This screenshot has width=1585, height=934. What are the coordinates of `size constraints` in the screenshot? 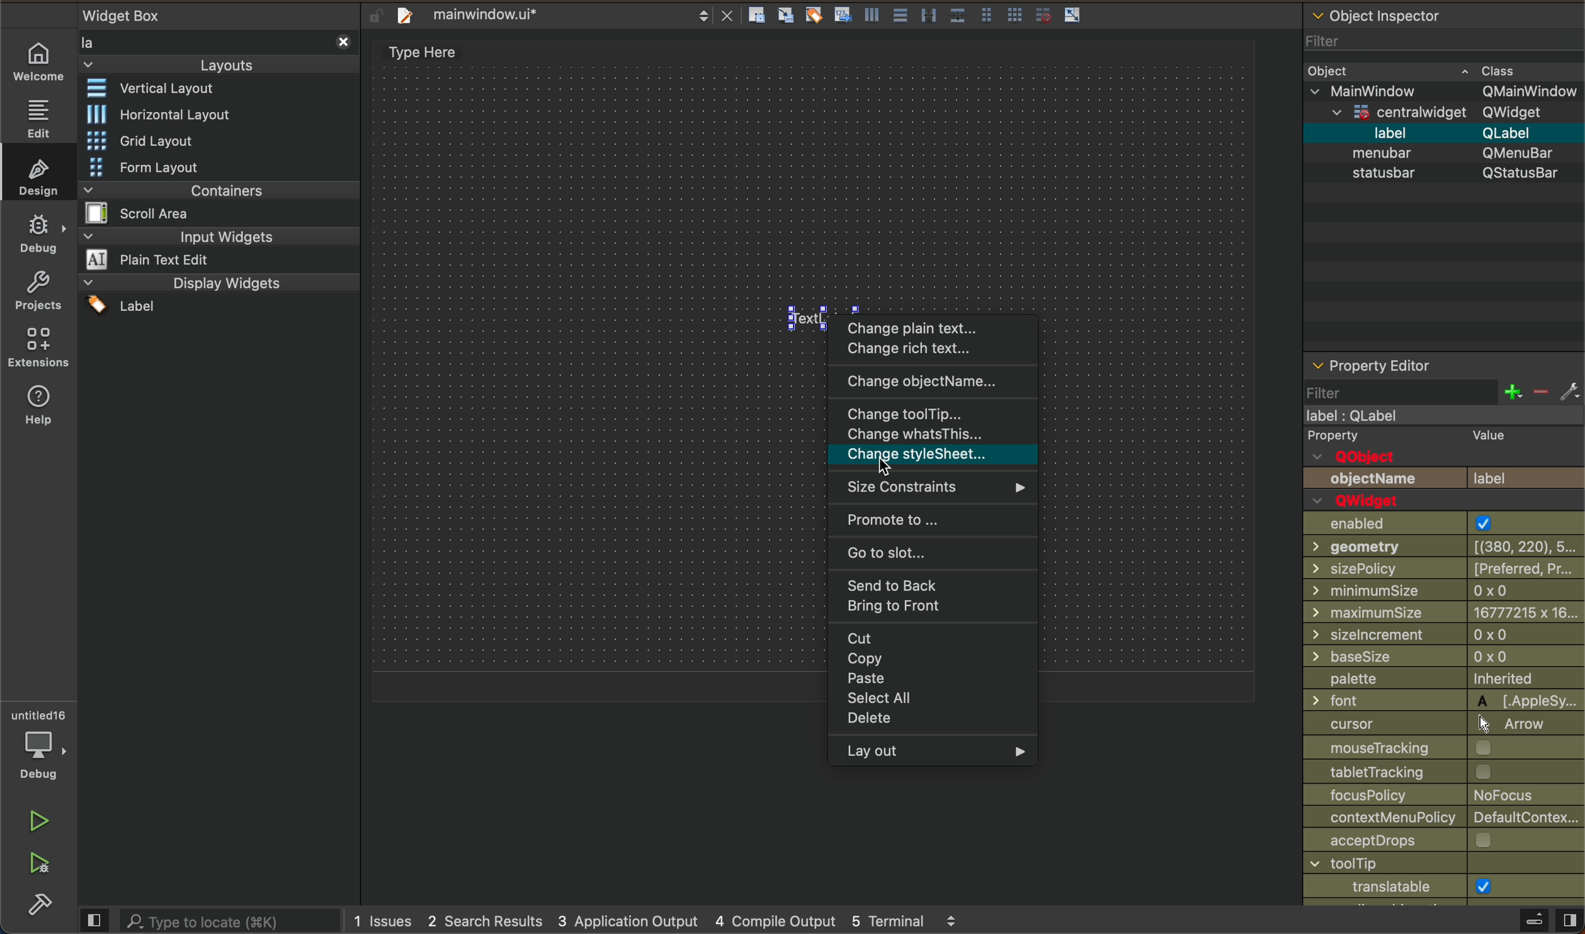 It's located at (936, 488).